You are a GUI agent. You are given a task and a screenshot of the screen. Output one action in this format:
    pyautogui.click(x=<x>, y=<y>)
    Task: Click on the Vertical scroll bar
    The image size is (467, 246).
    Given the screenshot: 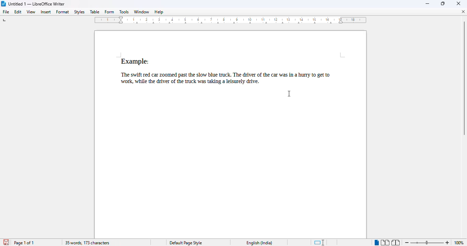 What is the action you would take?
    pyautogui.click(x=464, y=78)
    